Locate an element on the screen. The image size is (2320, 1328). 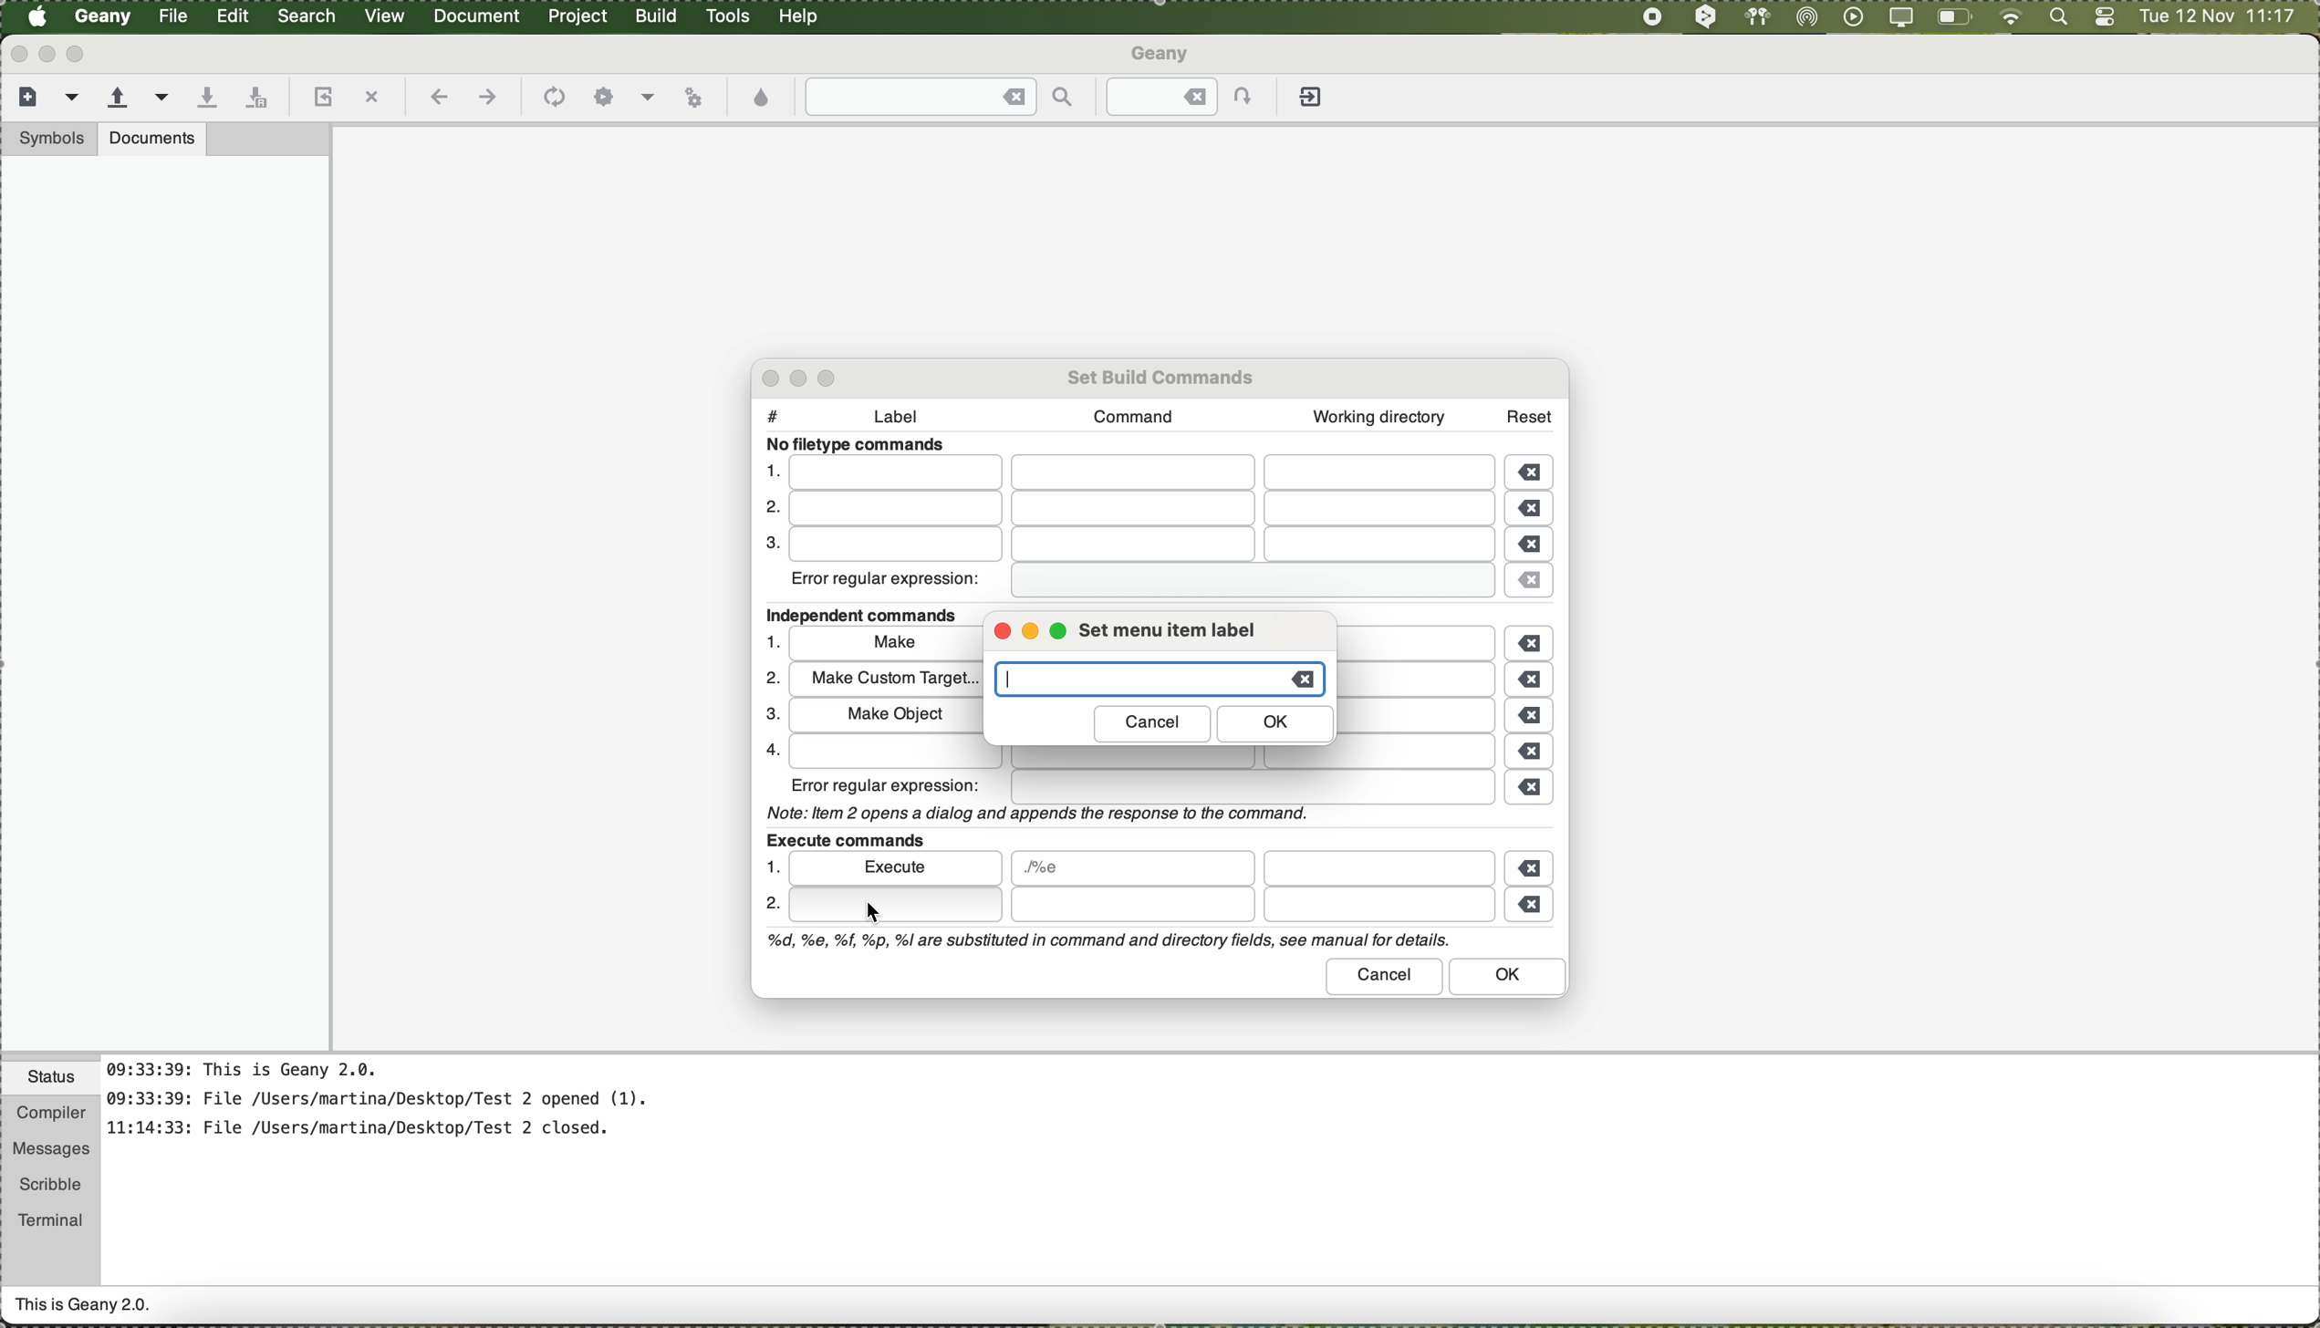
file is located at coordinates (1245, 582).